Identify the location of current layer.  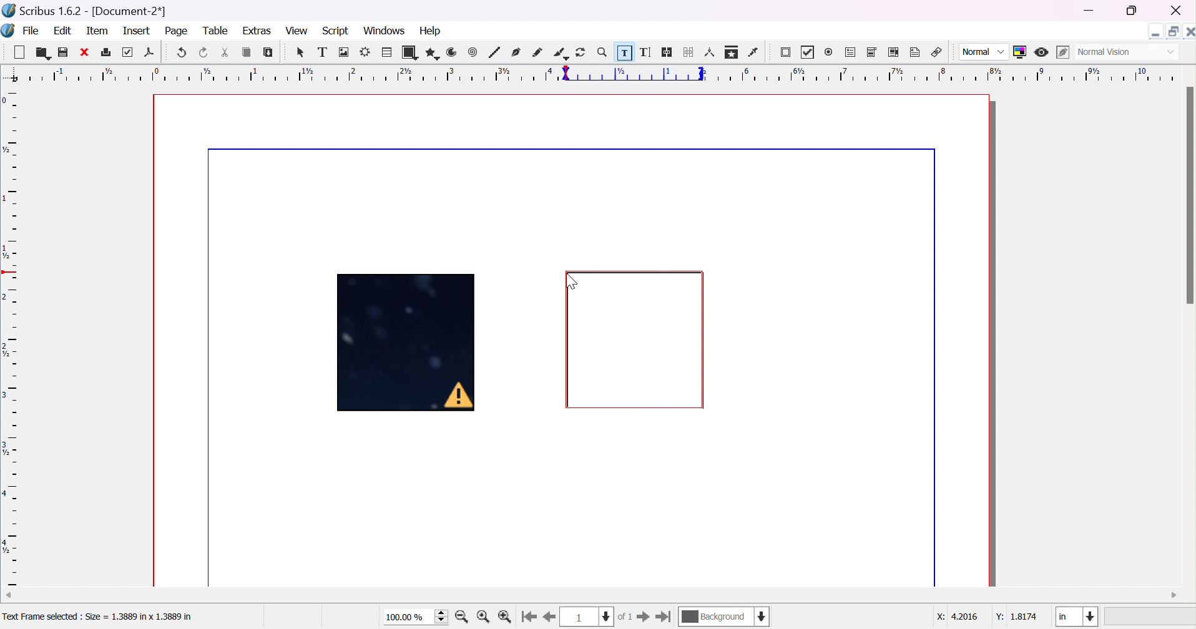
(725, 616).